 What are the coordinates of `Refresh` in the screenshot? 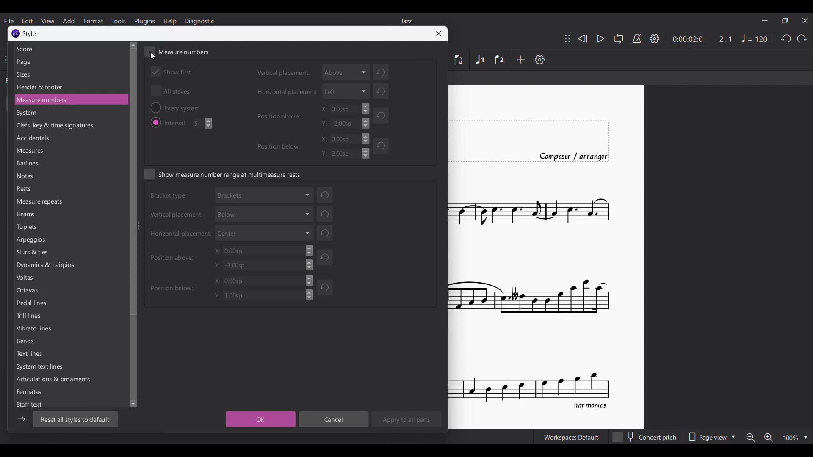 It's located at (326, 286).